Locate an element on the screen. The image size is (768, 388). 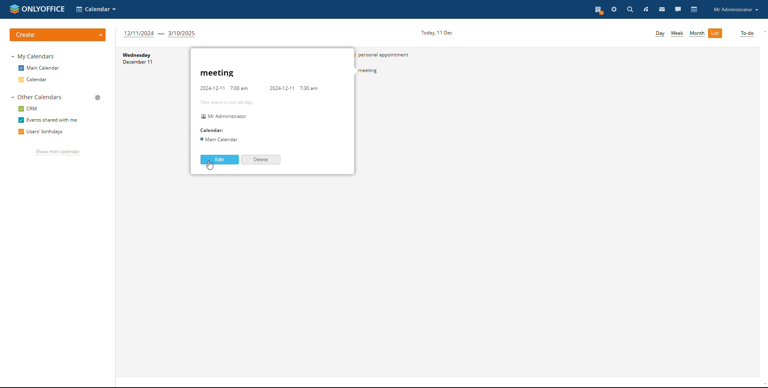
logo is located at coordinates (36, 8).